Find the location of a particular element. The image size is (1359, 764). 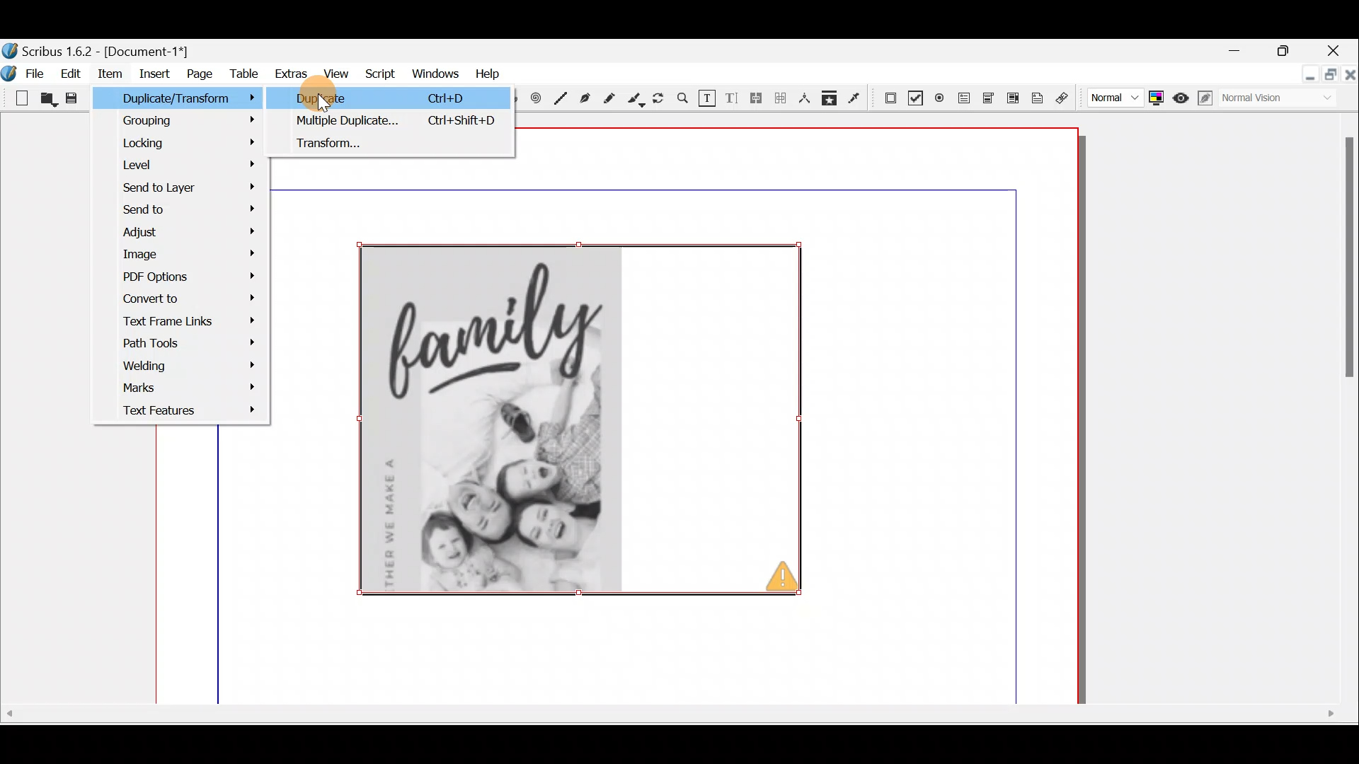

Link text frames is located at coordinates (757, 101).